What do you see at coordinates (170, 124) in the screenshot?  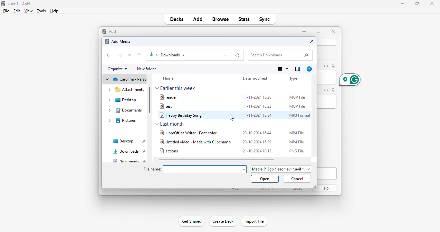 I see `last month` at bounding box center [170, 124].